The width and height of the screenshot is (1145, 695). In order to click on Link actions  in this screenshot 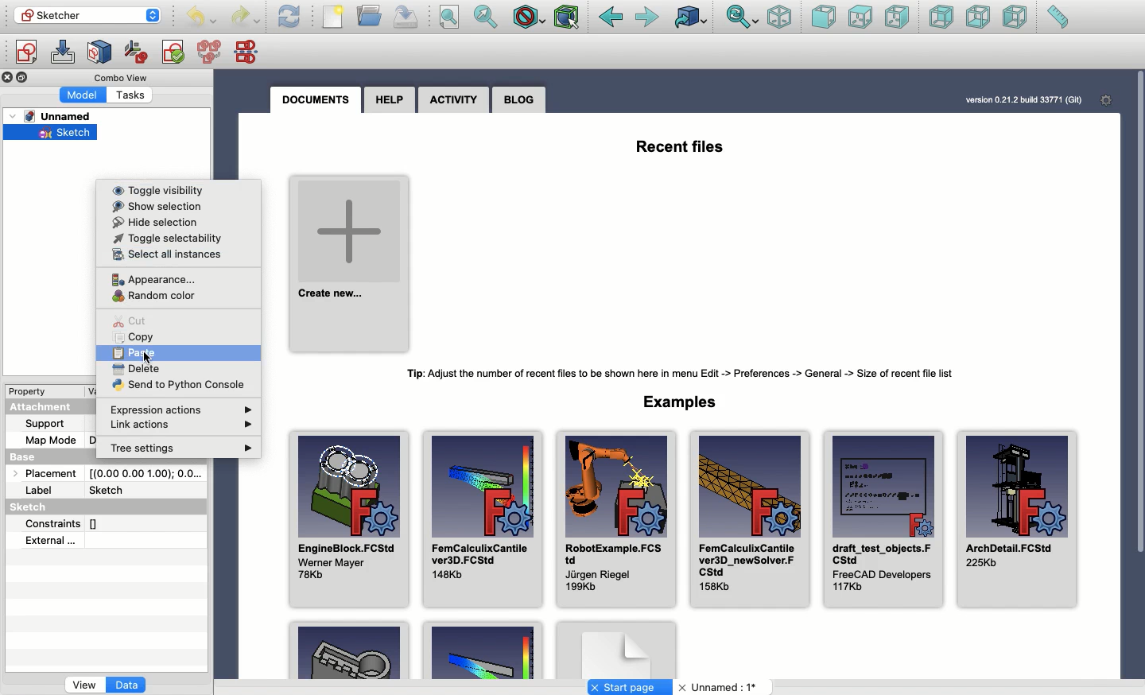, I will do `click(188, 426)`.